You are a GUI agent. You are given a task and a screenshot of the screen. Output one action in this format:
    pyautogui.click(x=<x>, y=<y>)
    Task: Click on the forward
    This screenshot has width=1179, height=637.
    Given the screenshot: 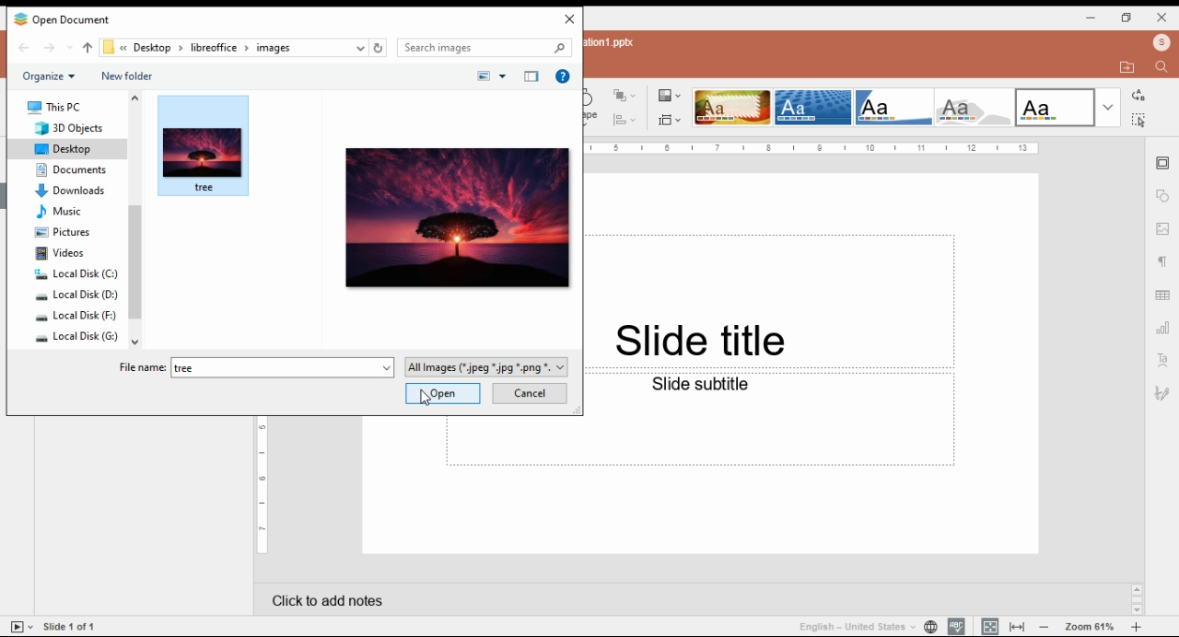 What is the action you would take?
    pyautogui.click(x=58, y=47)
    